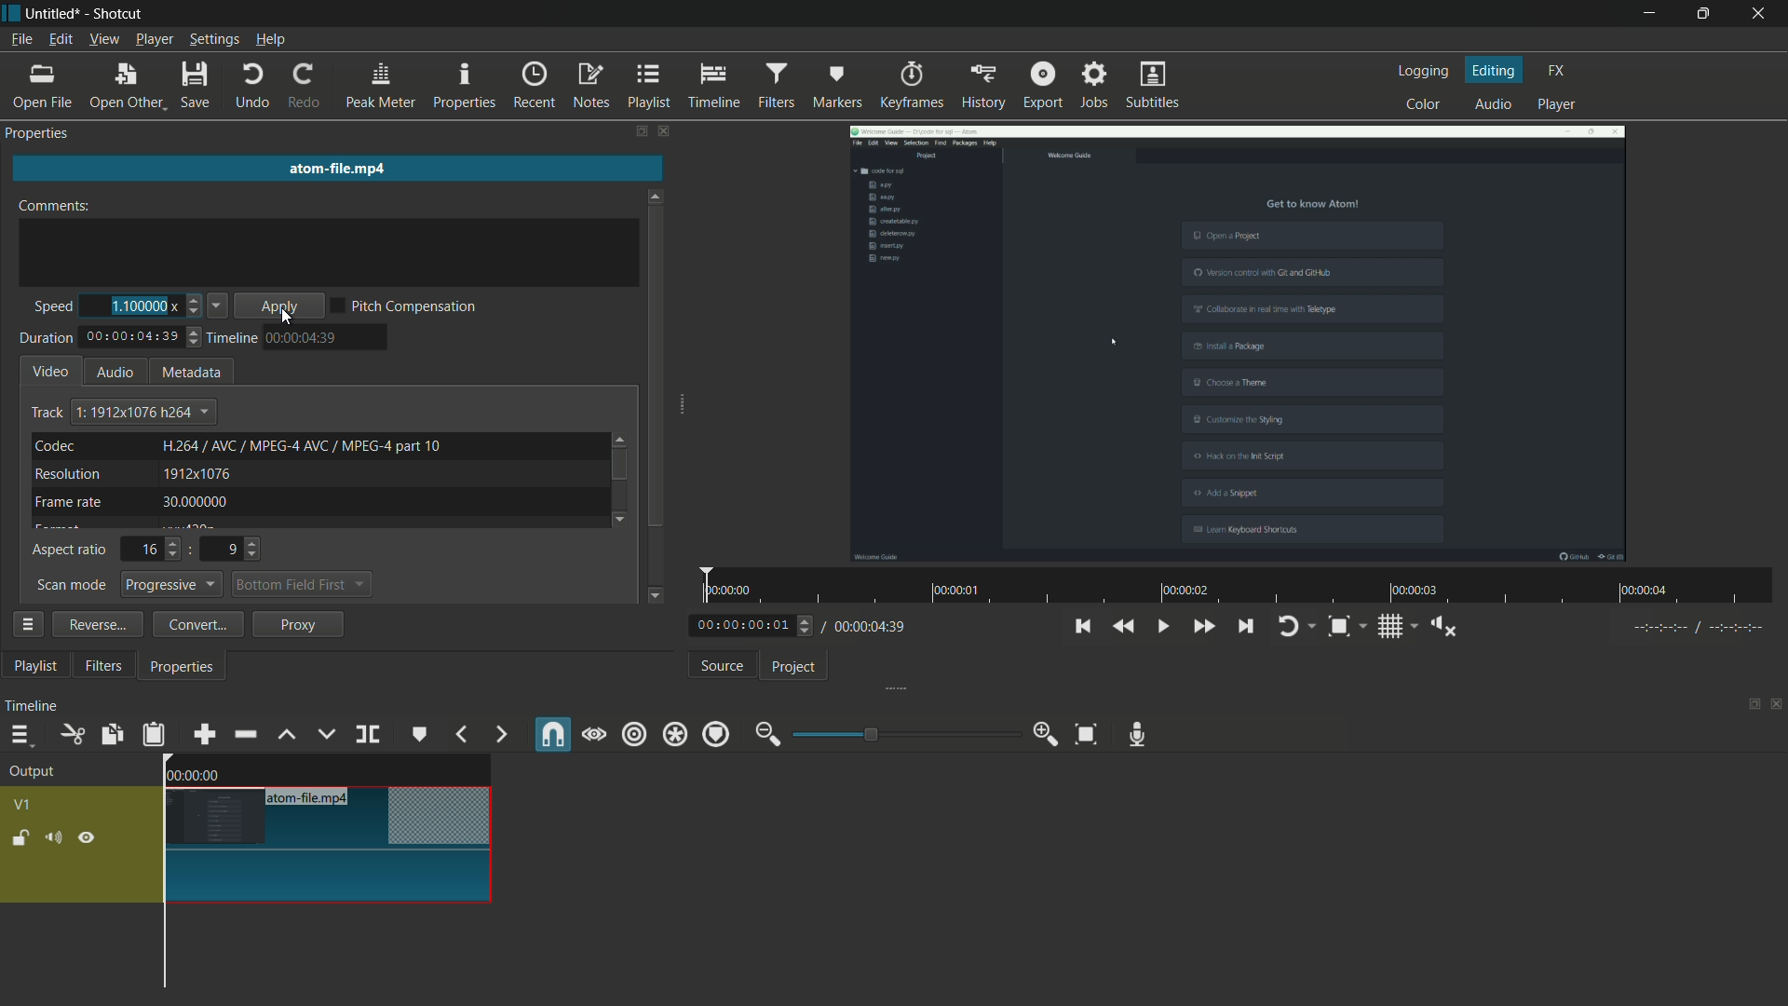  What do you see at coordinates (1646, 14) in the screenshot?
I see `minimize` at bounding box center [1646, 14].